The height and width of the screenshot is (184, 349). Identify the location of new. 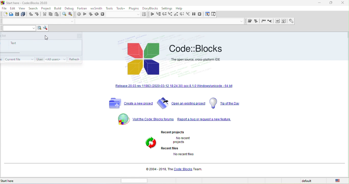
(5, 14).